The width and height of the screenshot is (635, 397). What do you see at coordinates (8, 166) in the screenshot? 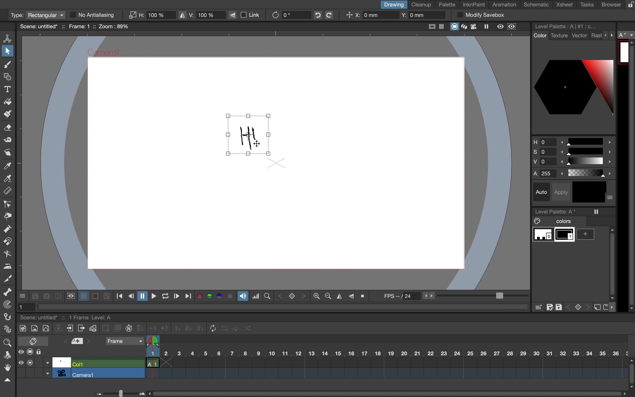
I see `style picker tool` at bounding box center [8, 166].